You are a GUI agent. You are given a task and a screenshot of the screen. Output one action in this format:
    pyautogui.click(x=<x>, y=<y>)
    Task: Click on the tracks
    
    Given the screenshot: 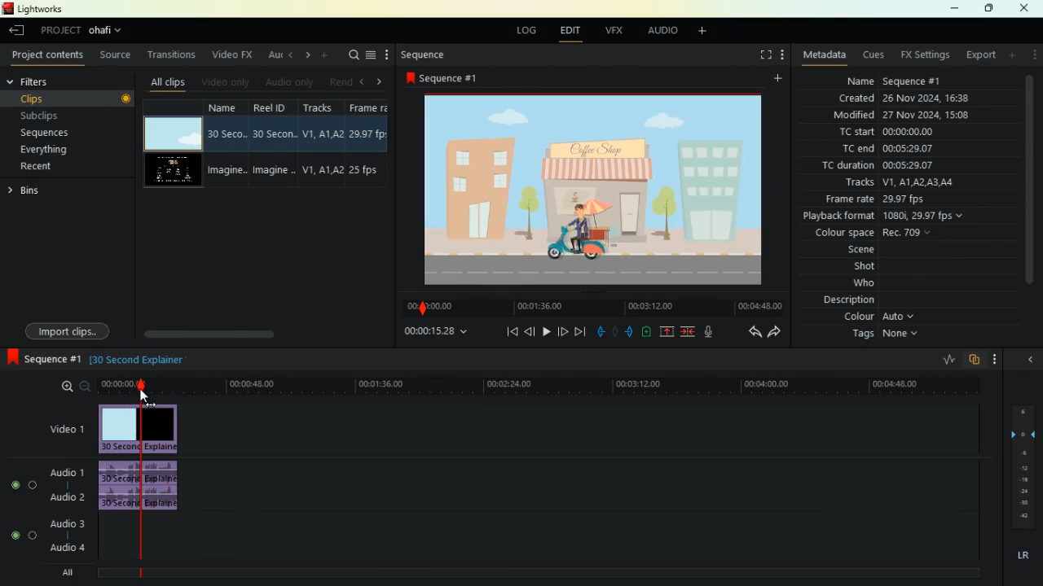 What is the action you would take?
    pyautogui.click(x=861, y=183)
    